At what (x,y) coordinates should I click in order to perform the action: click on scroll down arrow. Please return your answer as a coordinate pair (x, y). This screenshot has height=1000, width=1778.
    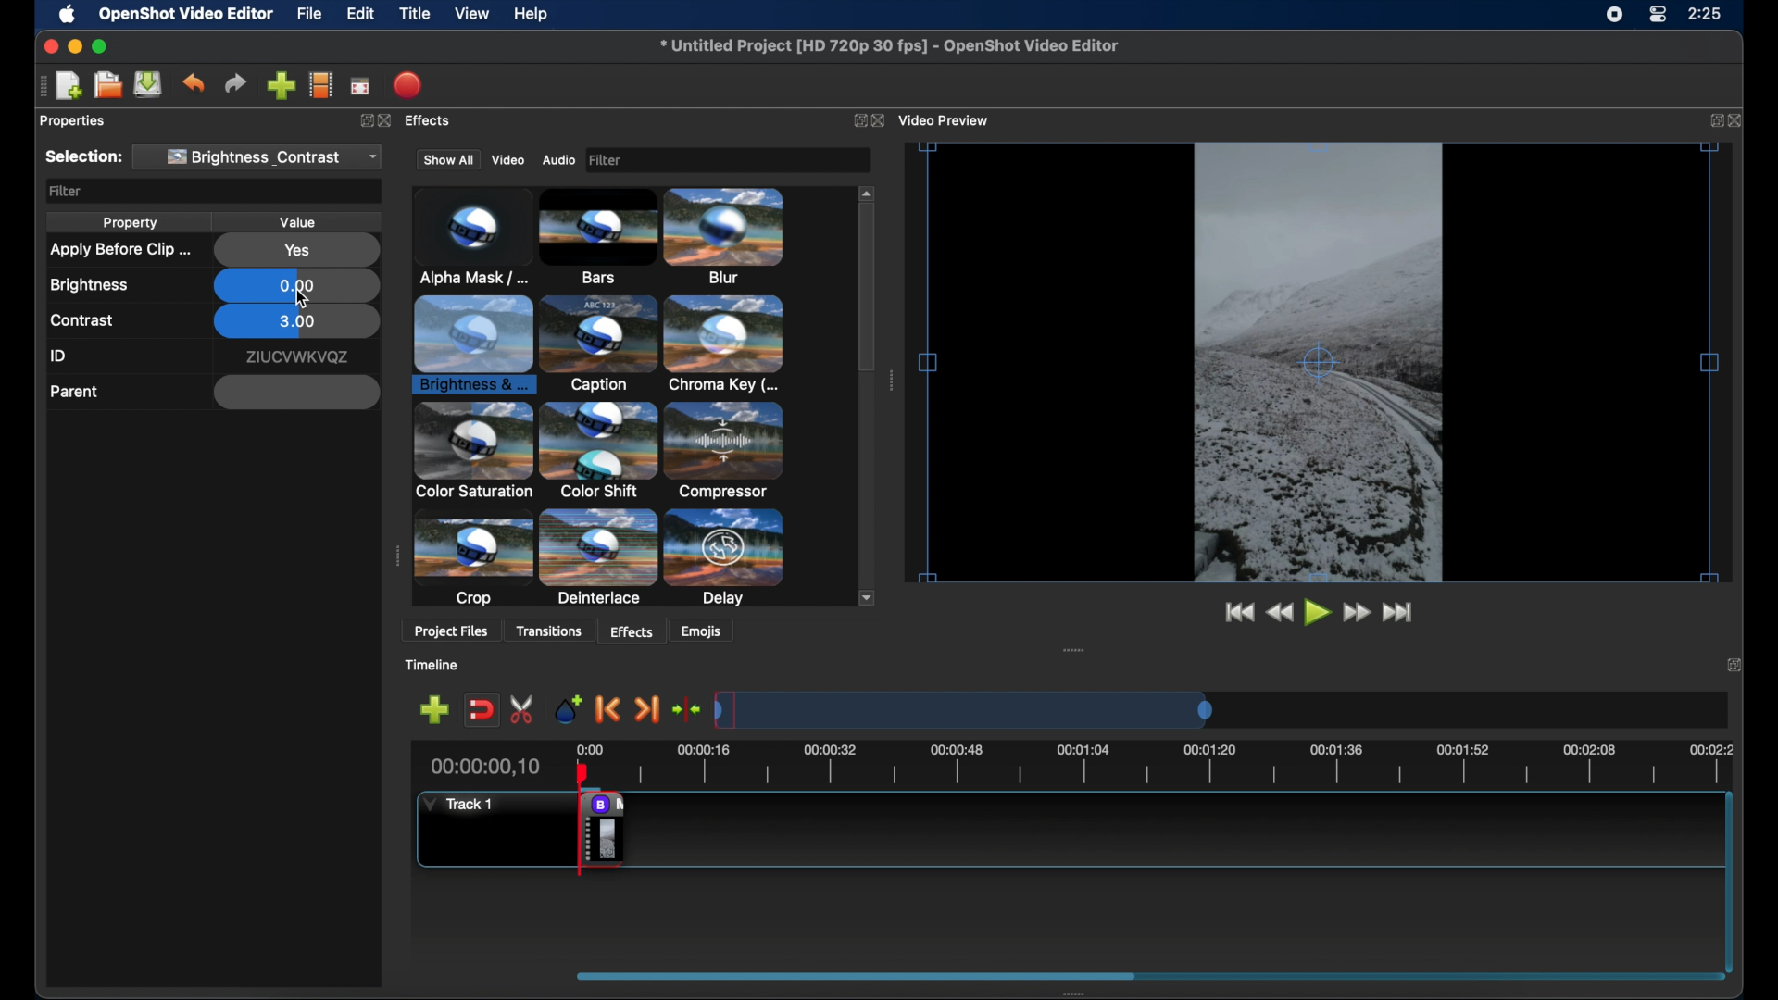
    Looking at the image, I should click on (862, 596).